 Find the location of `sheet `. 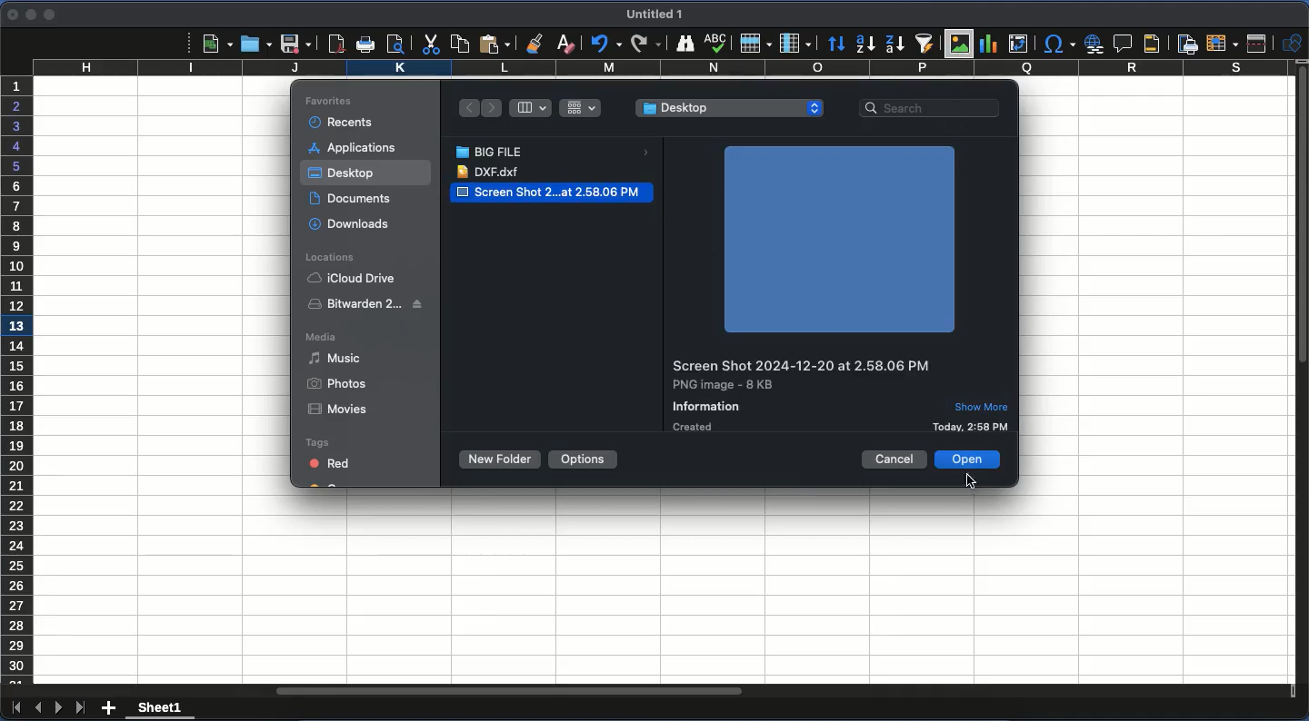

sheet  is located at coordinates (160, 710).